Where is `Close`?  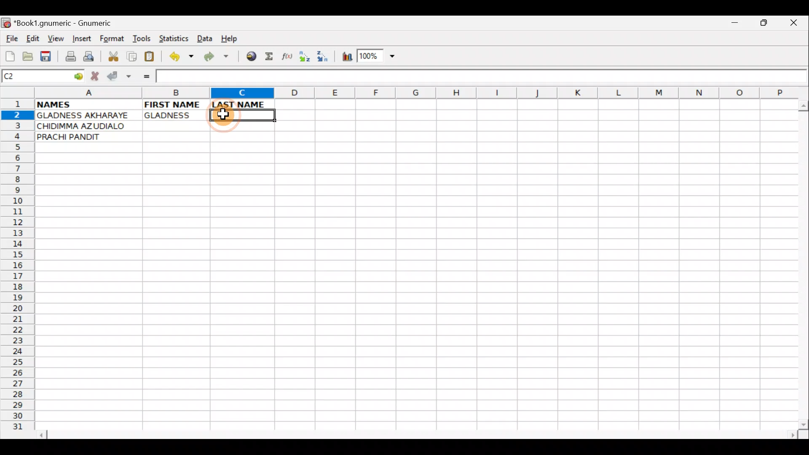
Close is located at coordinates (796, 25).